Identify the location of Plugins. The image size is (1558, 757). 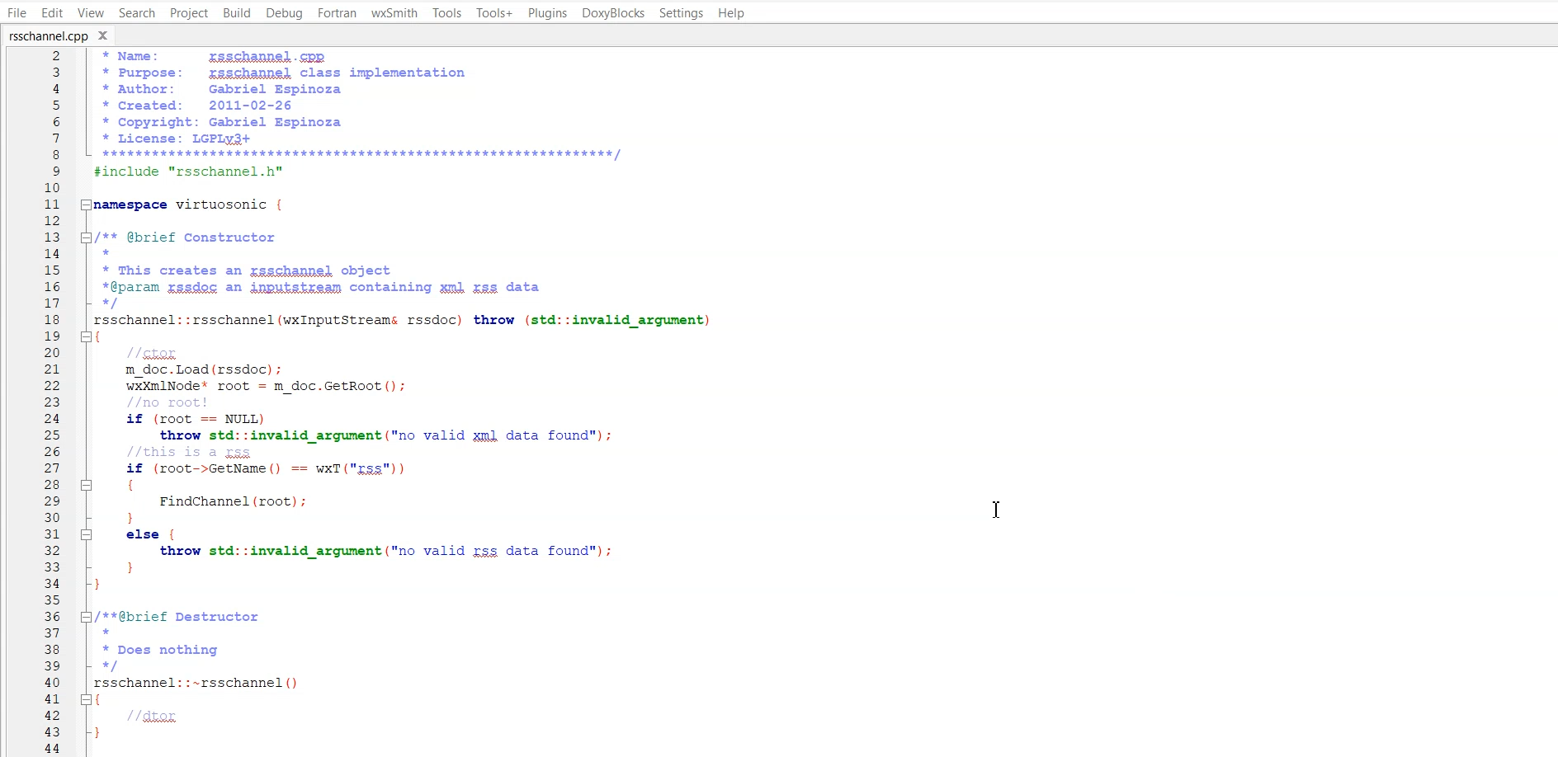
(547, 12).